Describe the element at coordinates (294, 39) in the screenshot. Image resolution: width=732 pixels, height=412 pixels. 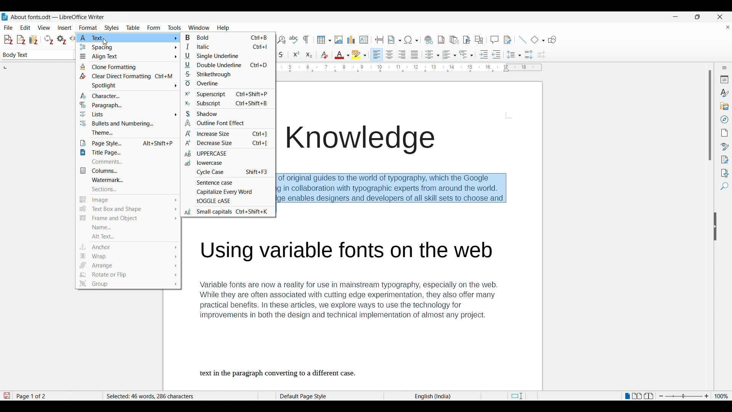
I see `Spell check` at that location.